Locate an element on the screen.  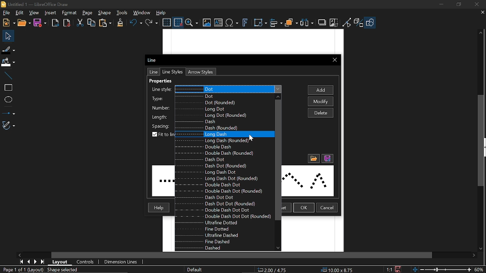
Type: is located at coordinates (158, 99).